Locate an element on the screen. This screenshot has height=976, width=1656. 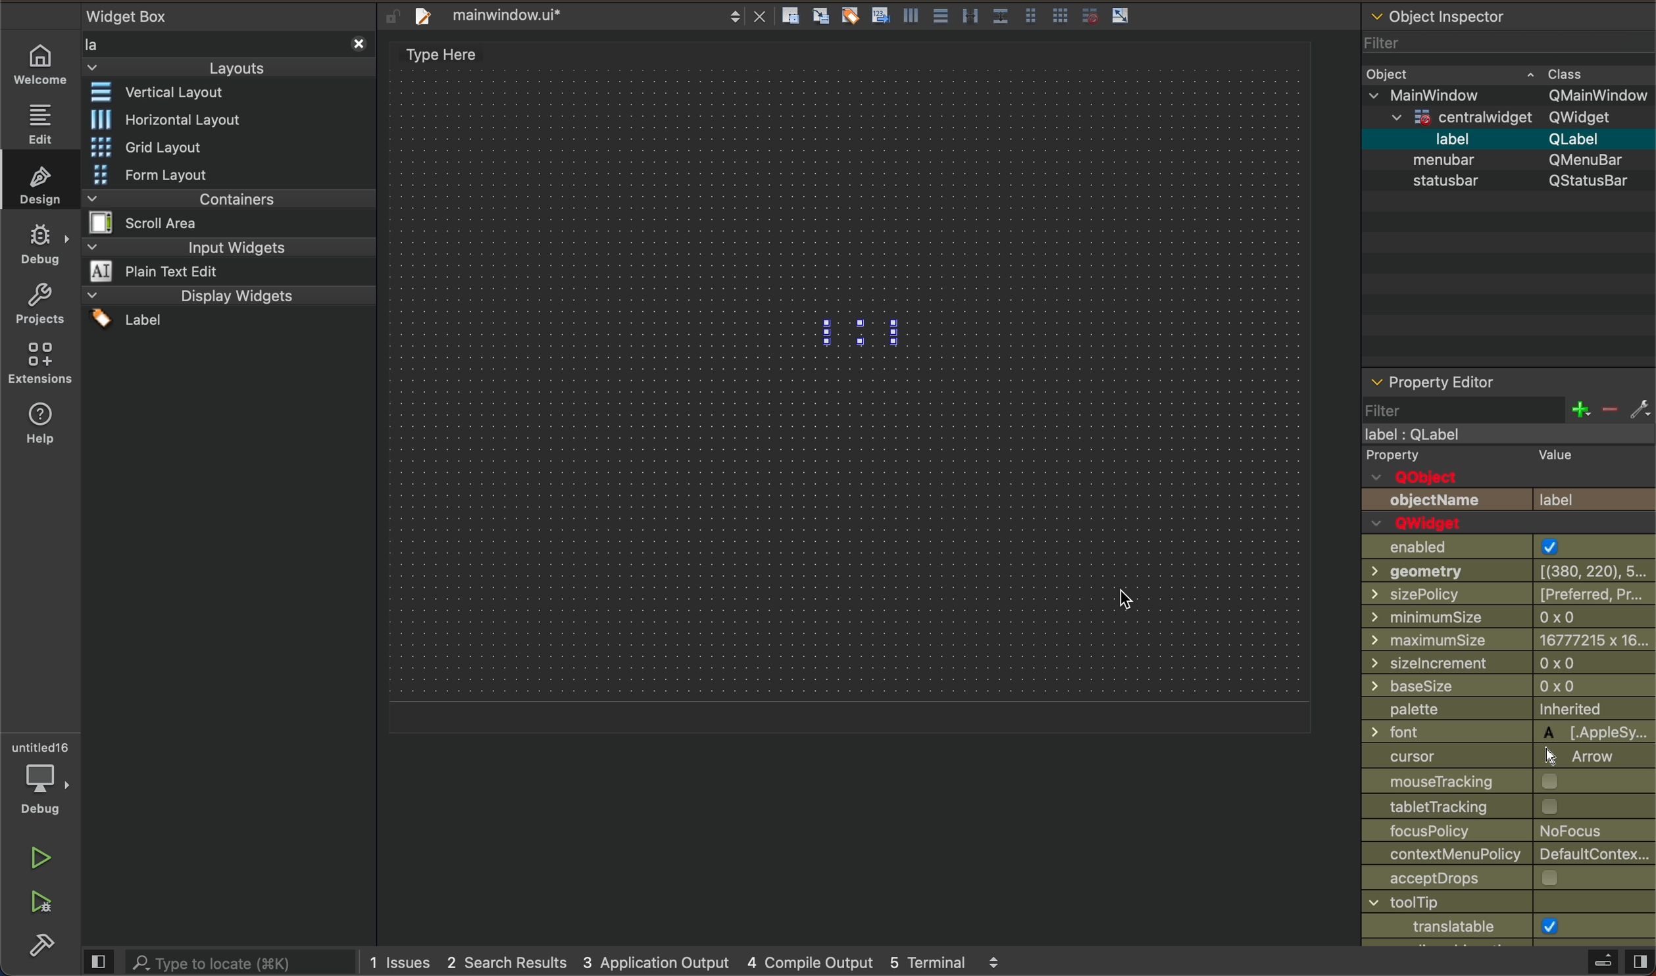
min size is located at coordinates (1510, 616).